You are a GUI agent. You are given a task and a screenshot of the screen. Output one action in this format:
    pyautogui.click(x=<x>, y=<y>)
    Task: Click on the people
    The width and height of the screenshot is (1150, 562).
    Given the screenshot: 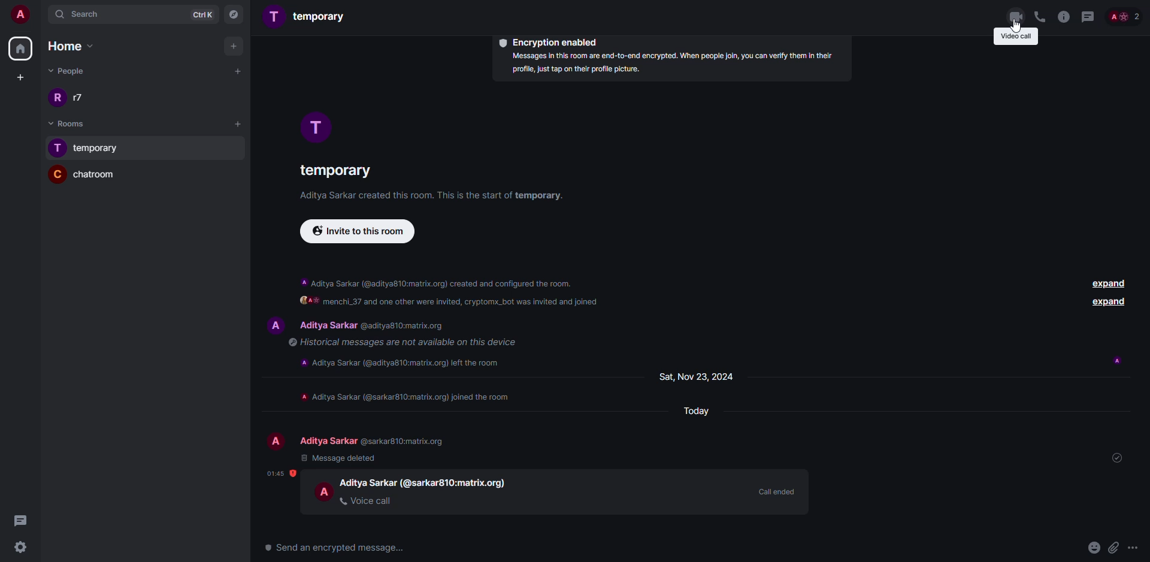 What is the action you would take?
    pyautogui.click(x=81, y=98)
    